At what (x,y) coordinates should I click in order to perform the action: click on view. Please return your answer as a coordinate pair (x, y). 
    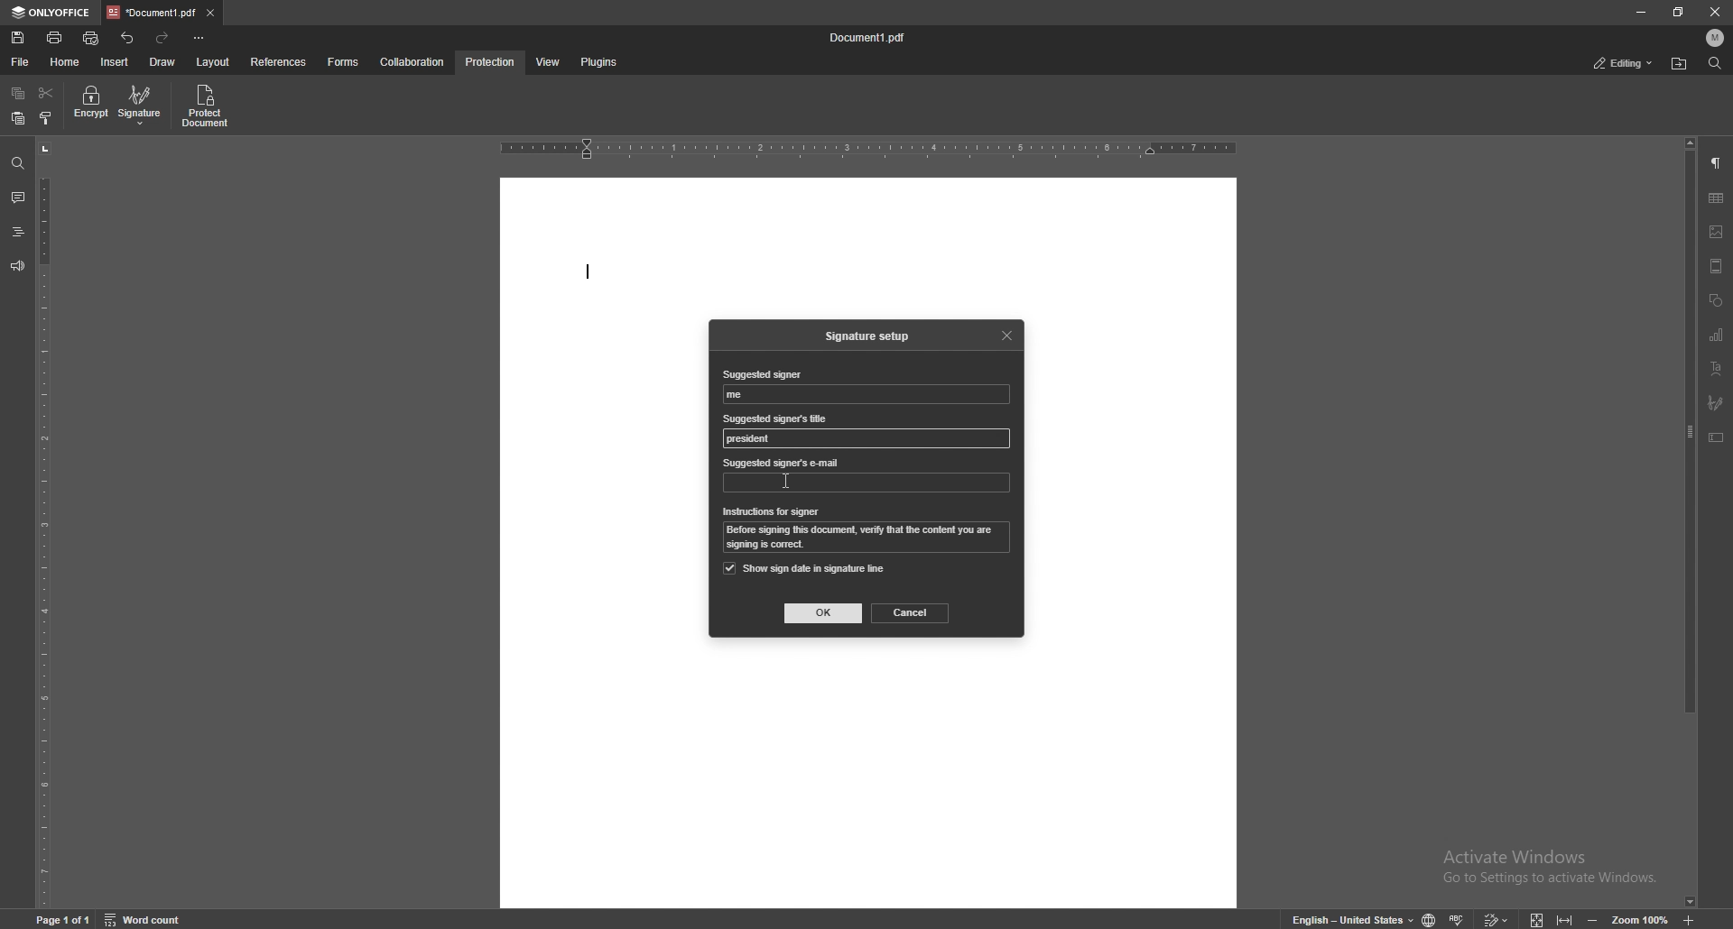
    Looking at the image, I should click on (544, 63).